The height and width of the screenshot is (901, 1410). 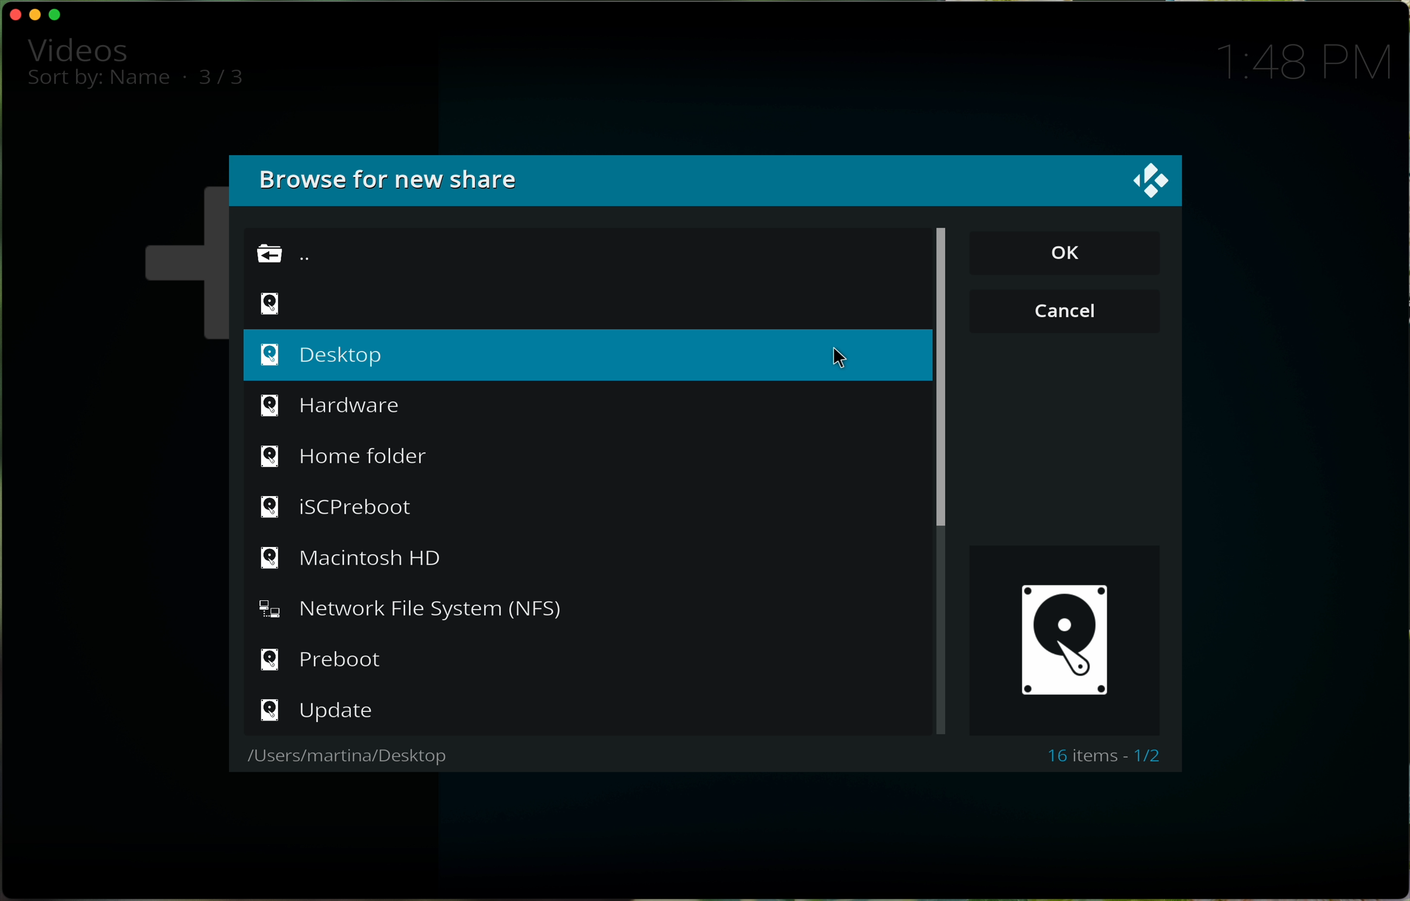 What do you see at coordinates (281, 255) in the screenshot?
I see `go back` at bounding box center [281, 255].